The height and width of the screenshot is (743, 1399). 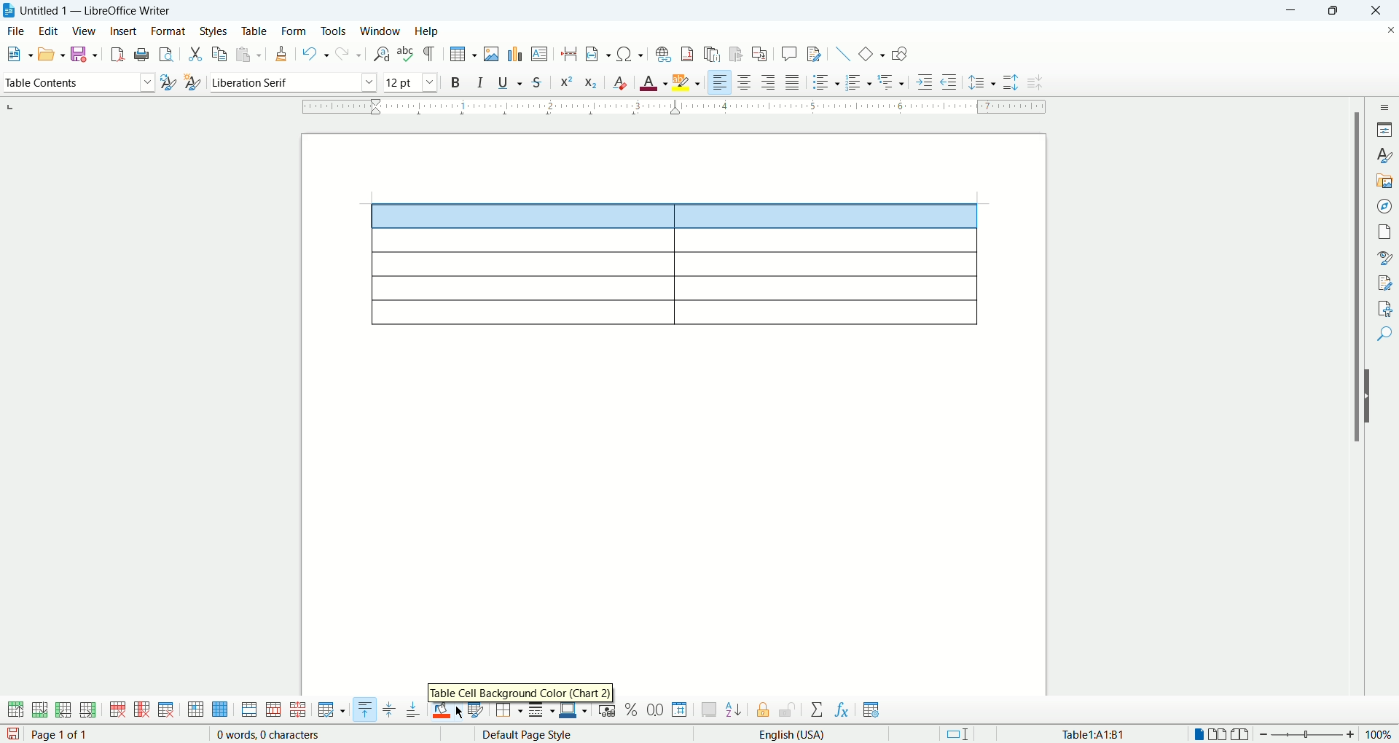 What do you see at coordinates (295, 33) in the screenshot?
I see `form` at bounding box center [295, 33].